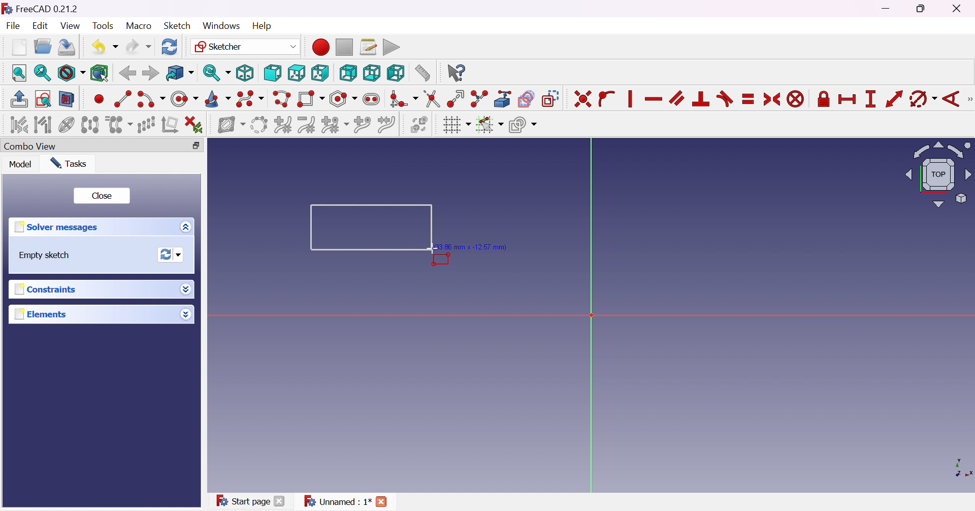 This screenshot has width=975, height=511. What do you see at coordinates (335, 124) in the screenshot?
I see `Modify knot multiplicity` at bounding box center [335, 124].